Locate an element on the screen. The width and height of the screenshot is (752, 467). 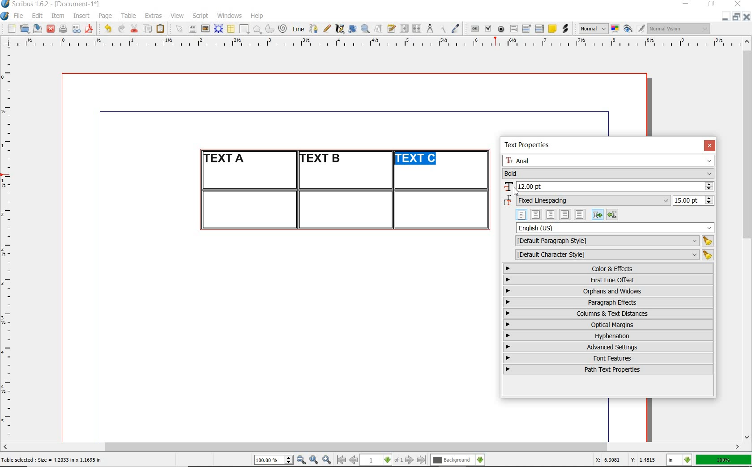
color & effects is located at coordinates (609, 268).